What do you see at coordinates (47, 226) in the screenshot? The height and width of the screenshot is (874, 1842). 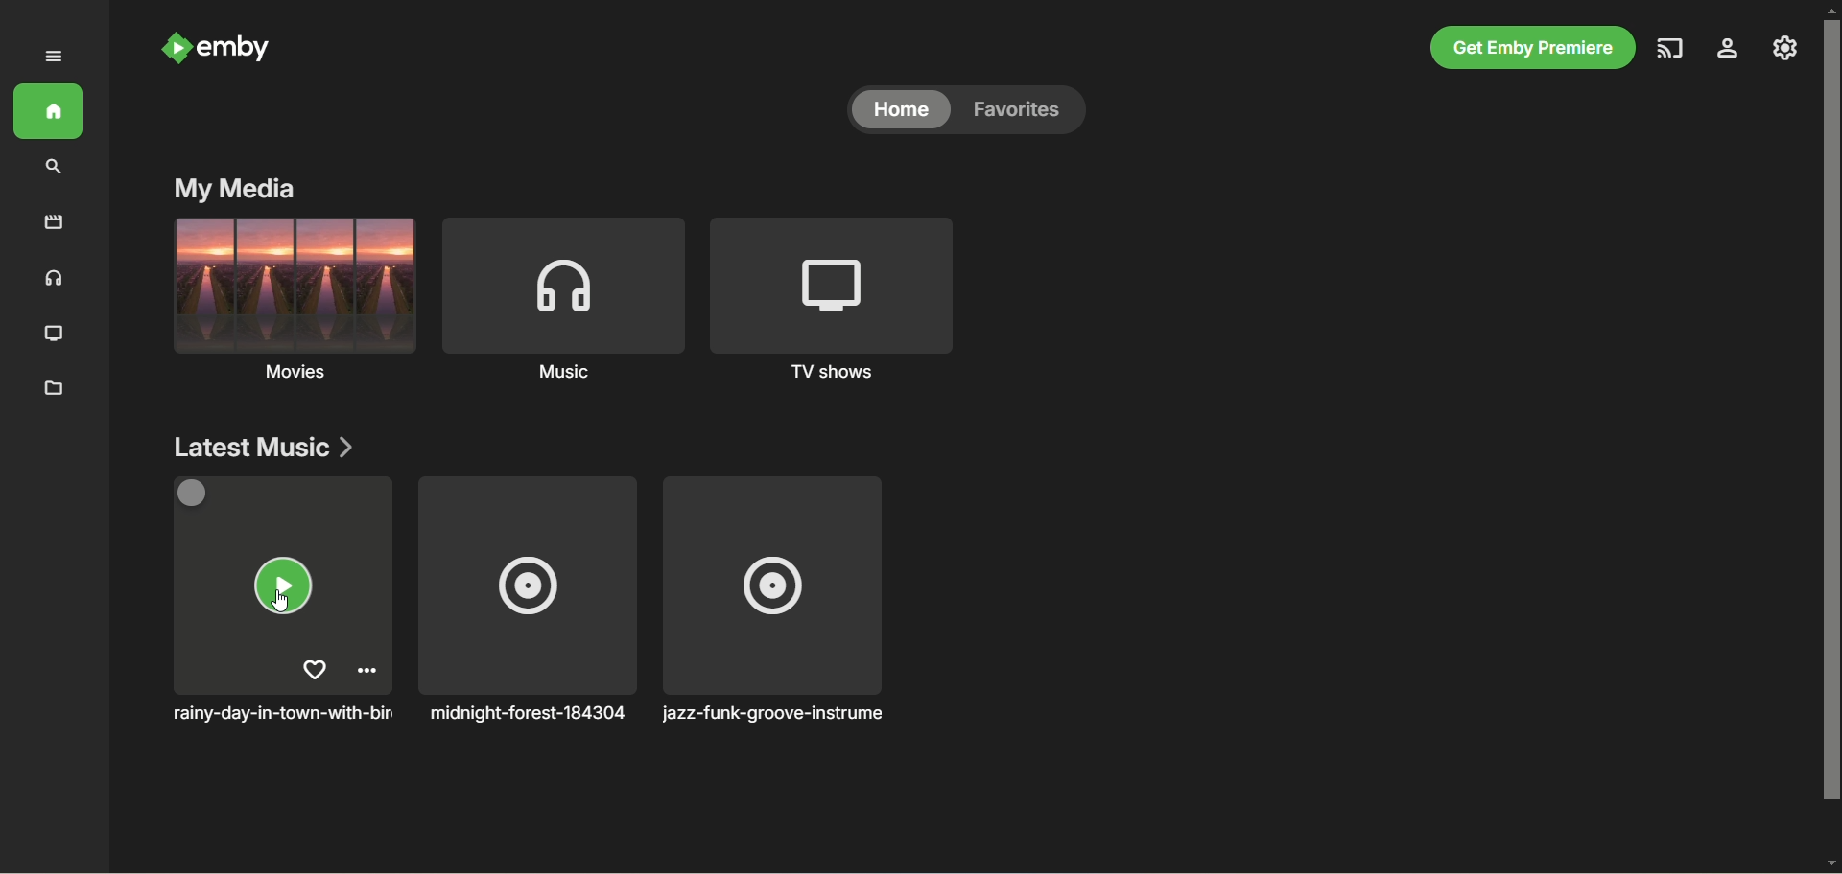 I see `movies` at bounding box center [47, 226].